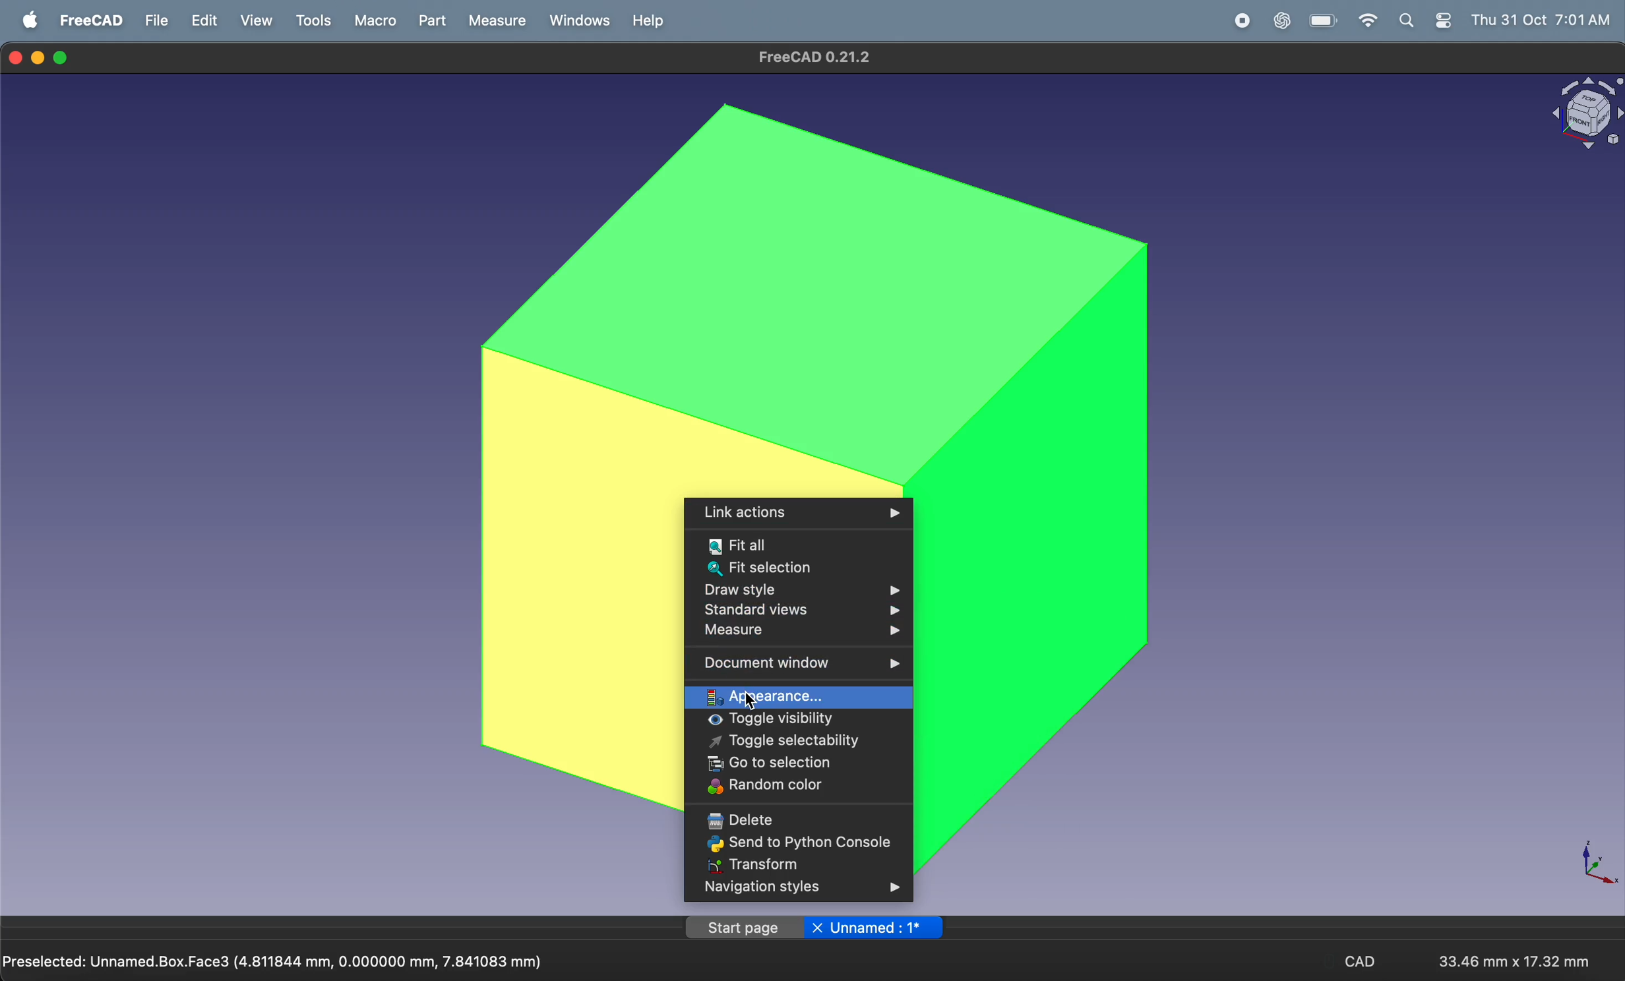  Describe the element at coordinates (1241, 22) in the screenshot. I see `record` at that location.